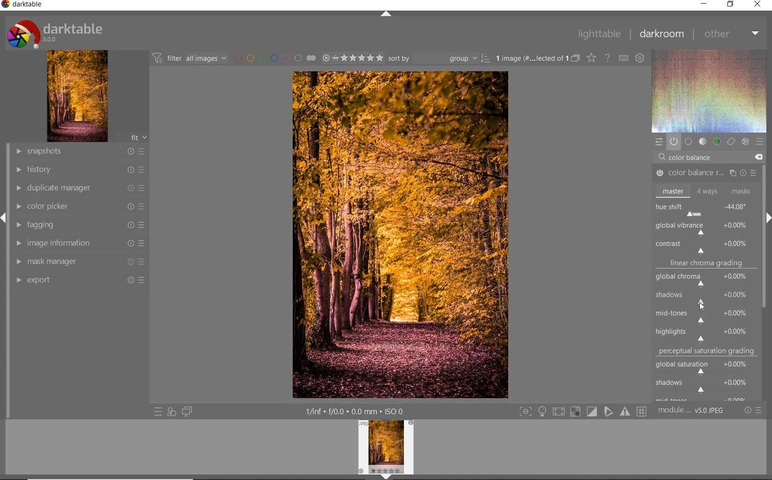  What do you see at coordinates (691, 411) in the screenshot?
I see `module order` at bounding box center [691, 411].